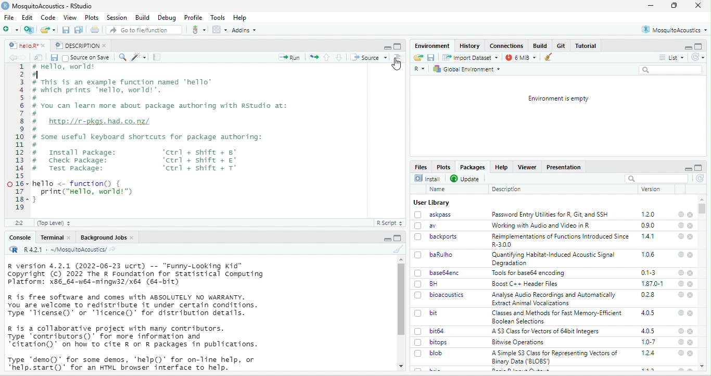 This screenshot has width=711, height=376. I want to click on ‘A 53 Class for Vectors of 64bit Integers, so click(548, 331).